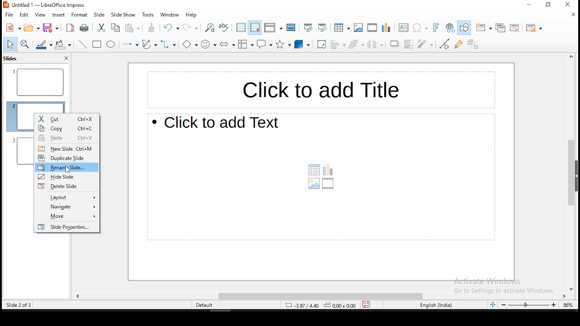 The width and height of the screenshot is (580, 326). I want to click on  delete slide, so click(515, 28).